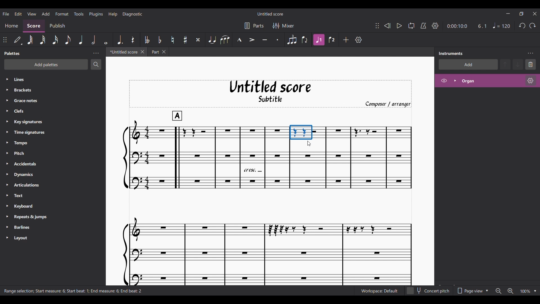  I want to click on , so click(309, 144).